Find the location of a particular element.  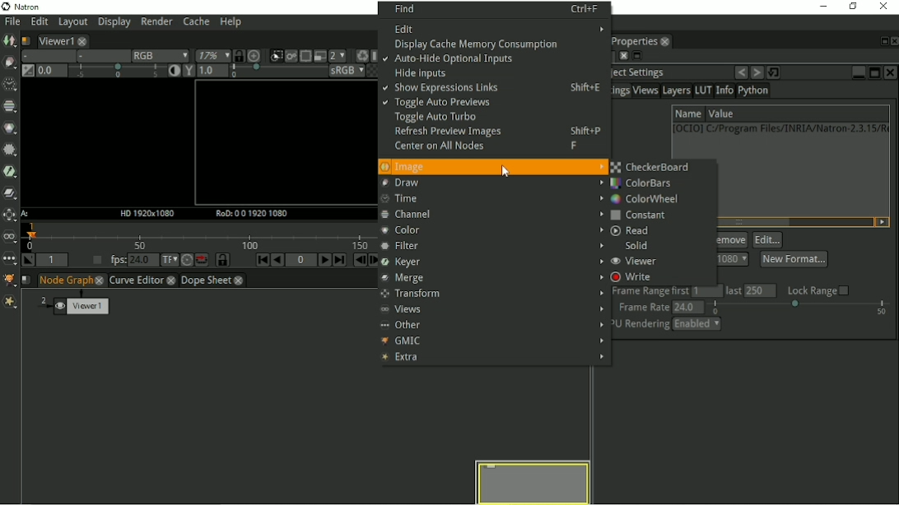

HD is located at coordinates (143, 213).